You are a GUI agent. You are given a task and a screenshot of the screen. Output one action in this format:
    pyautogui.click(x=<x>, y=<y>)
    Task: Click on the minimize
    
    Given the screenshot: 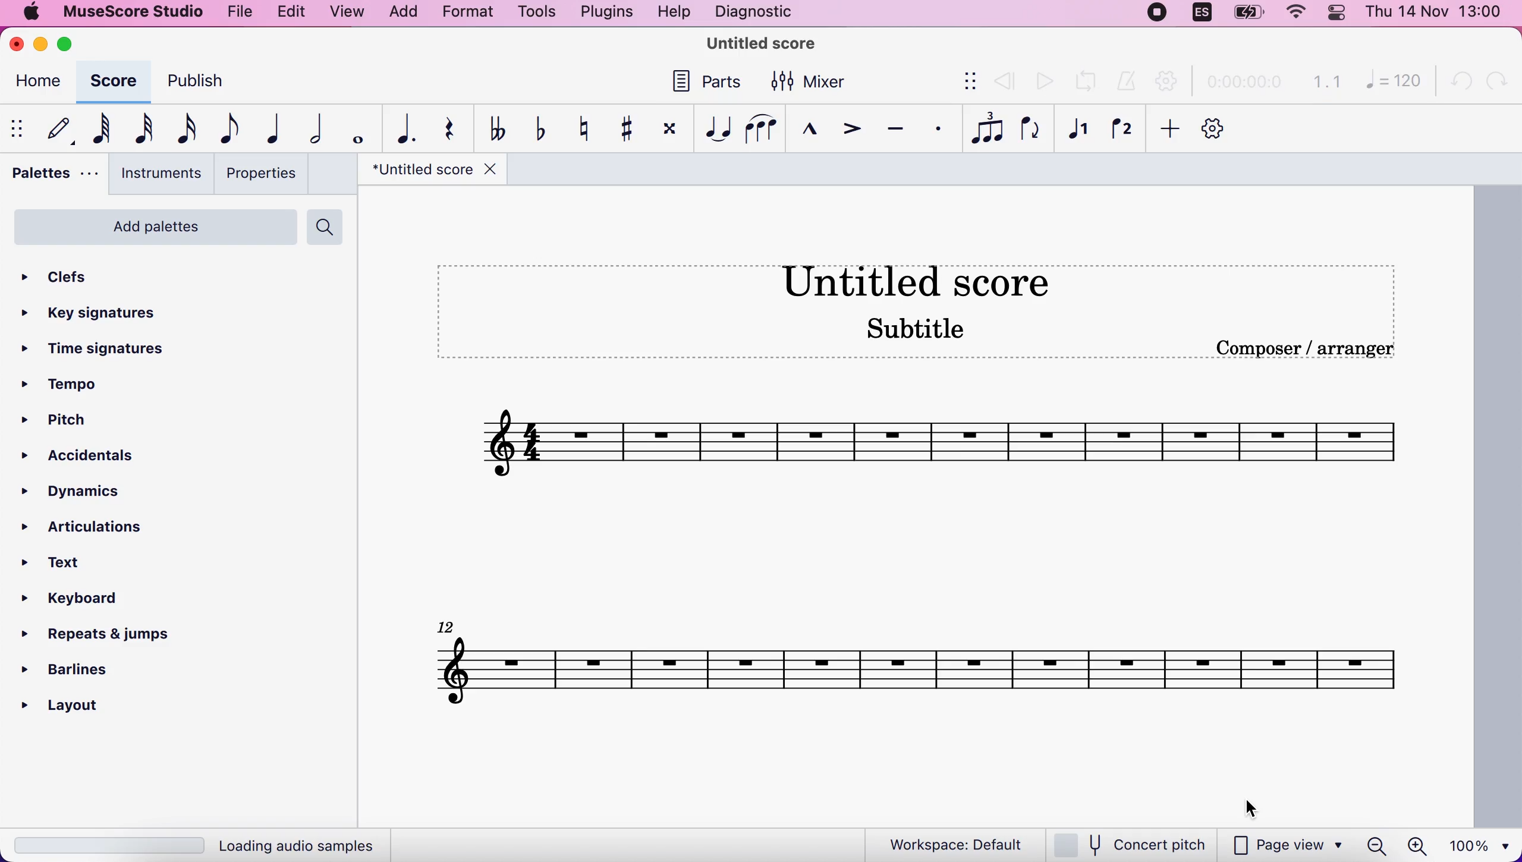 What is the action you would take?
    pyautogui.click(x=42, y=46)
    